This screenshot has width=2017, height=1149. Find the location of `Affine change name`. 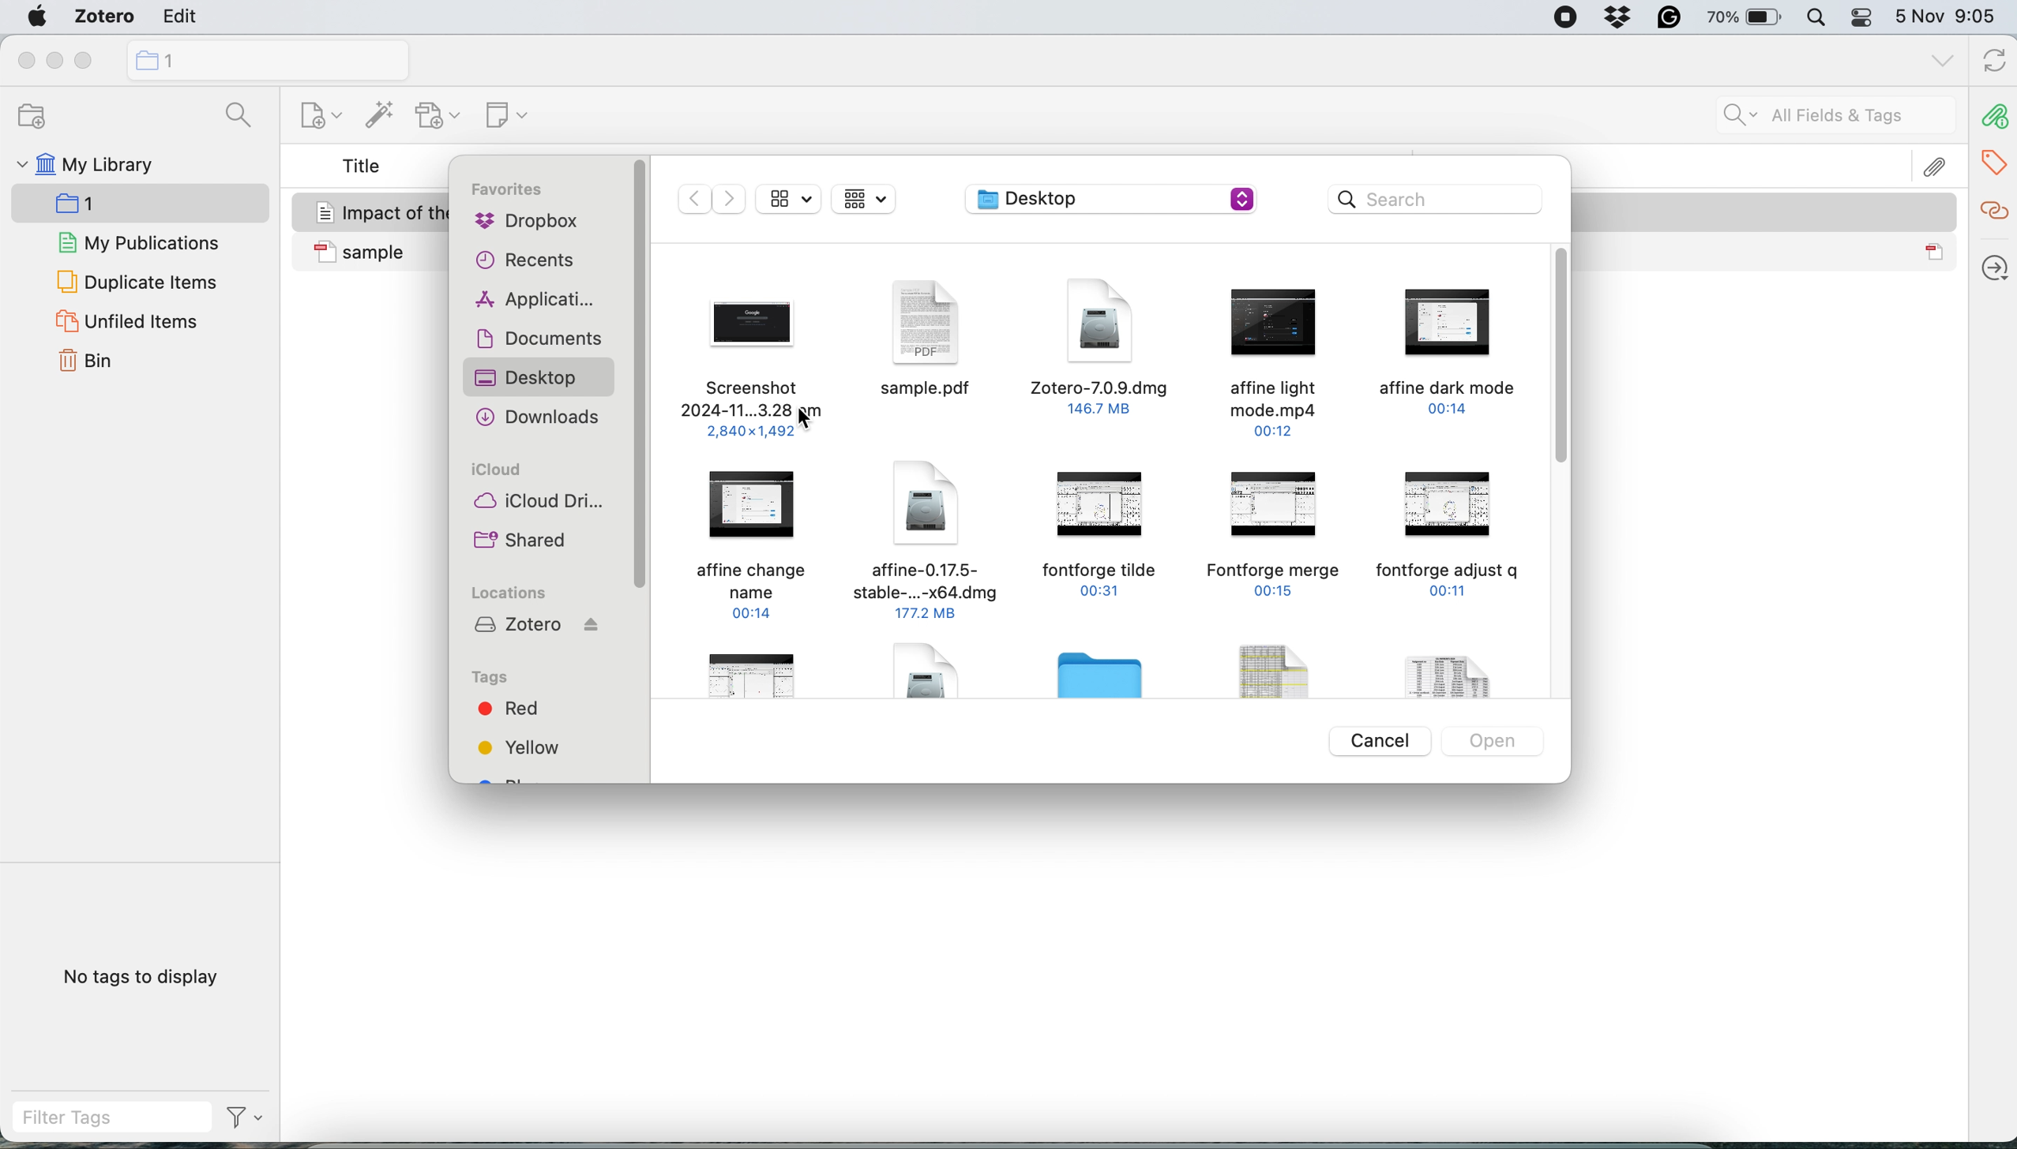

Affine change name is located at coordinates (762, 541).